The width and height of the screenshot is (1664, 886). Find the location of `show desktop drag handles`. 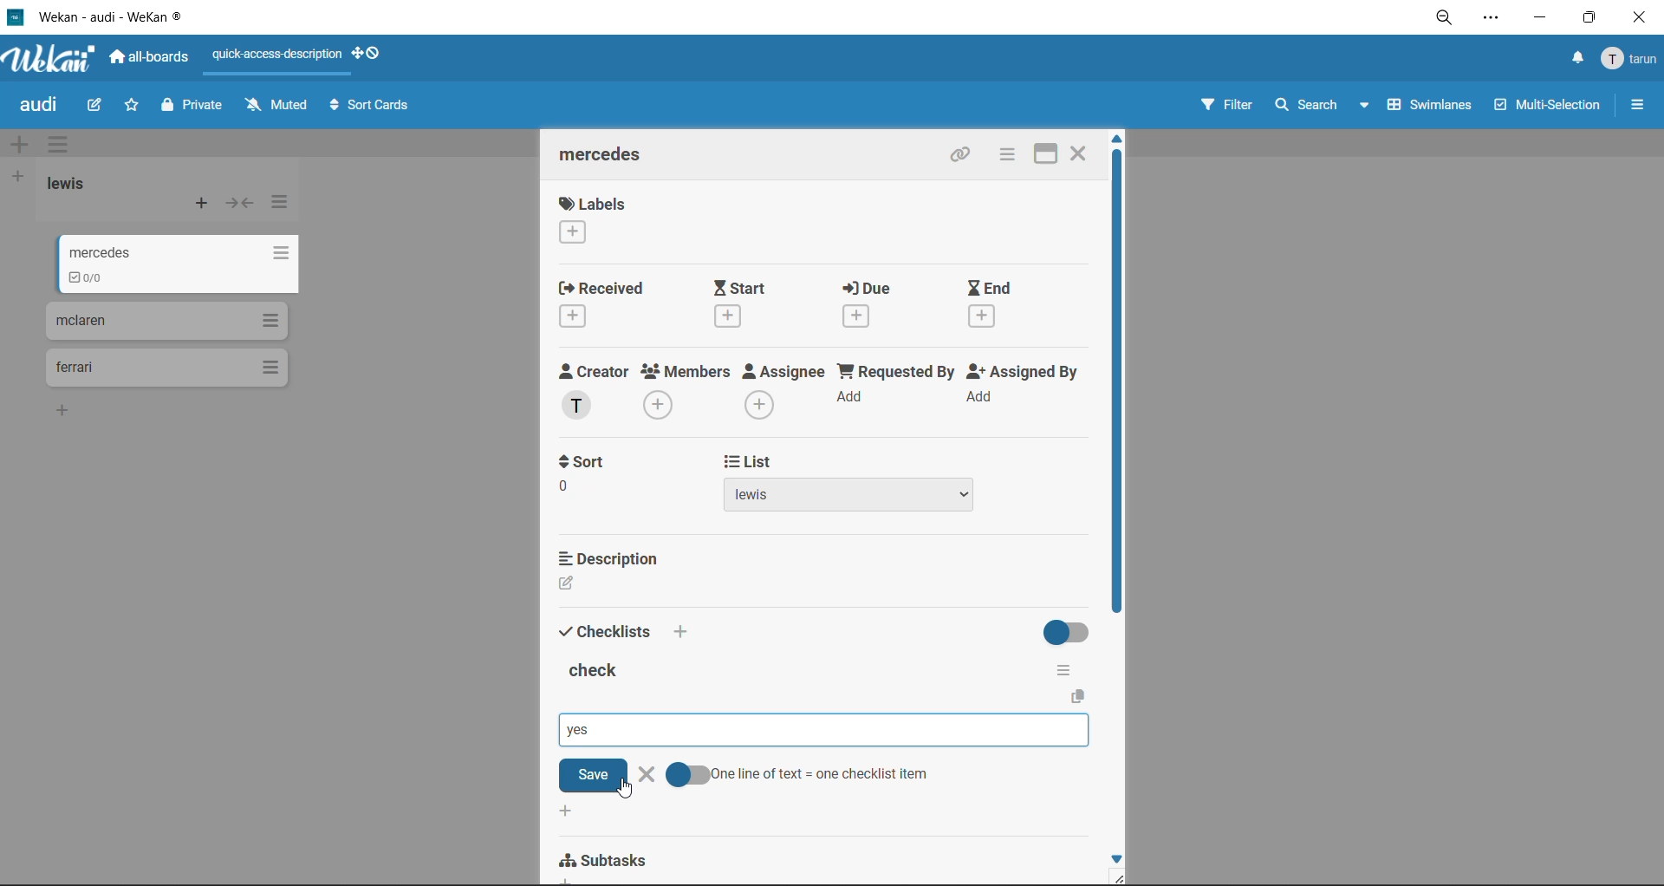

show desktop drag handles is located at coordinates (374, 53).